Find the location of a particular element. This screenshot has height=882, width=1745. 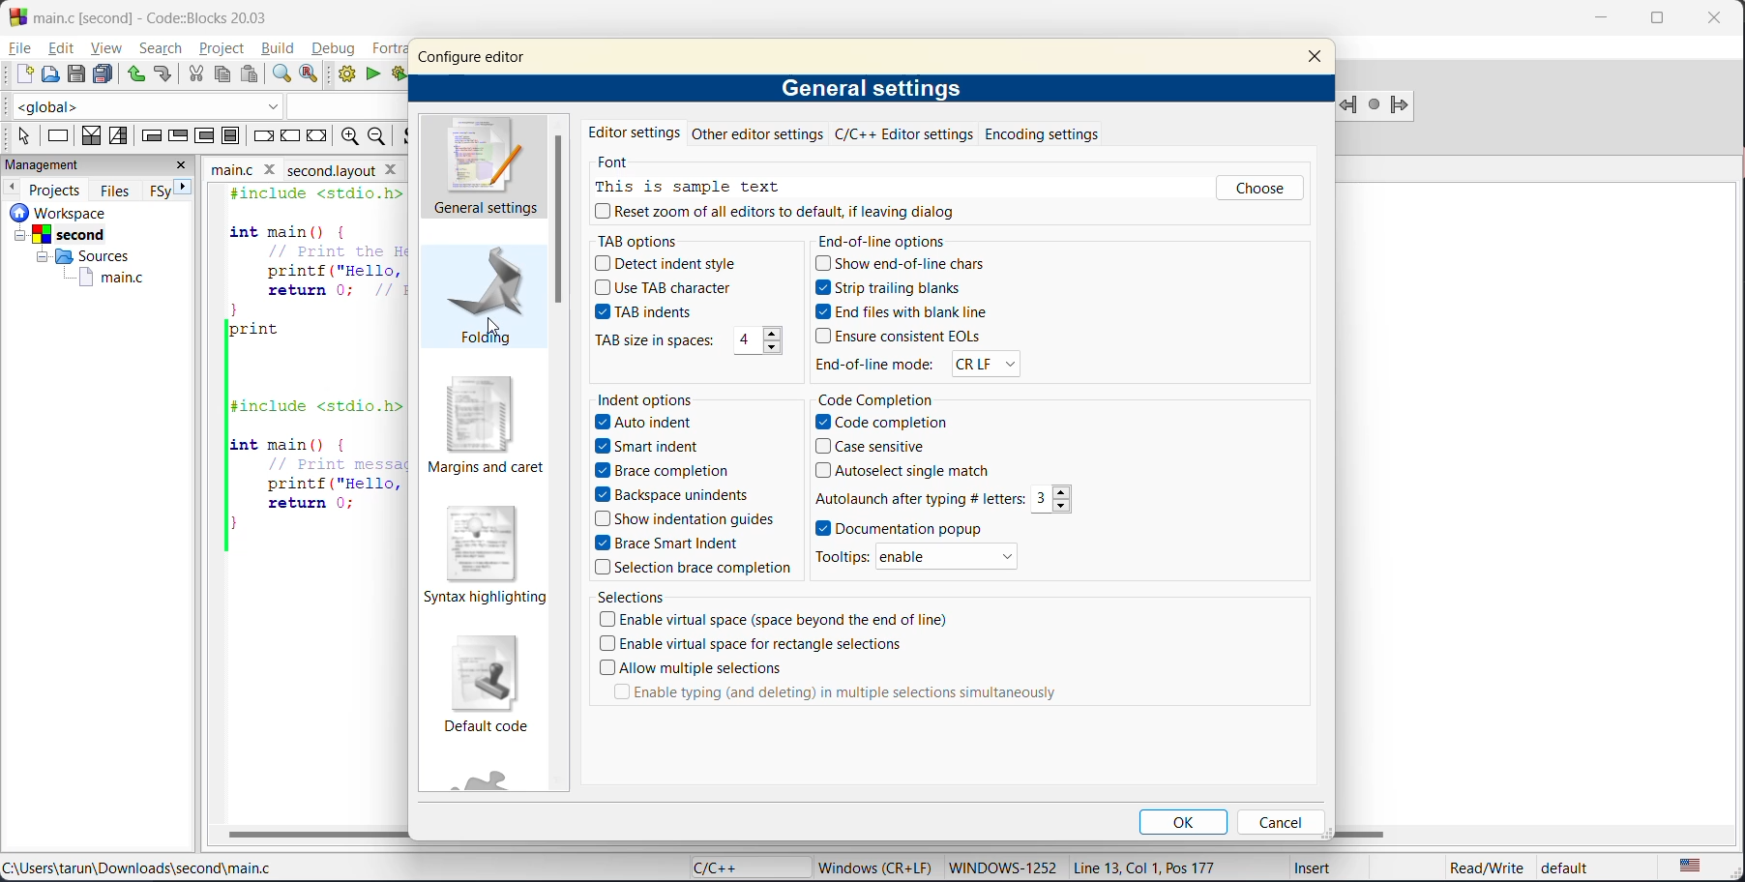

Auto indent is located at coordinates (658, 423).